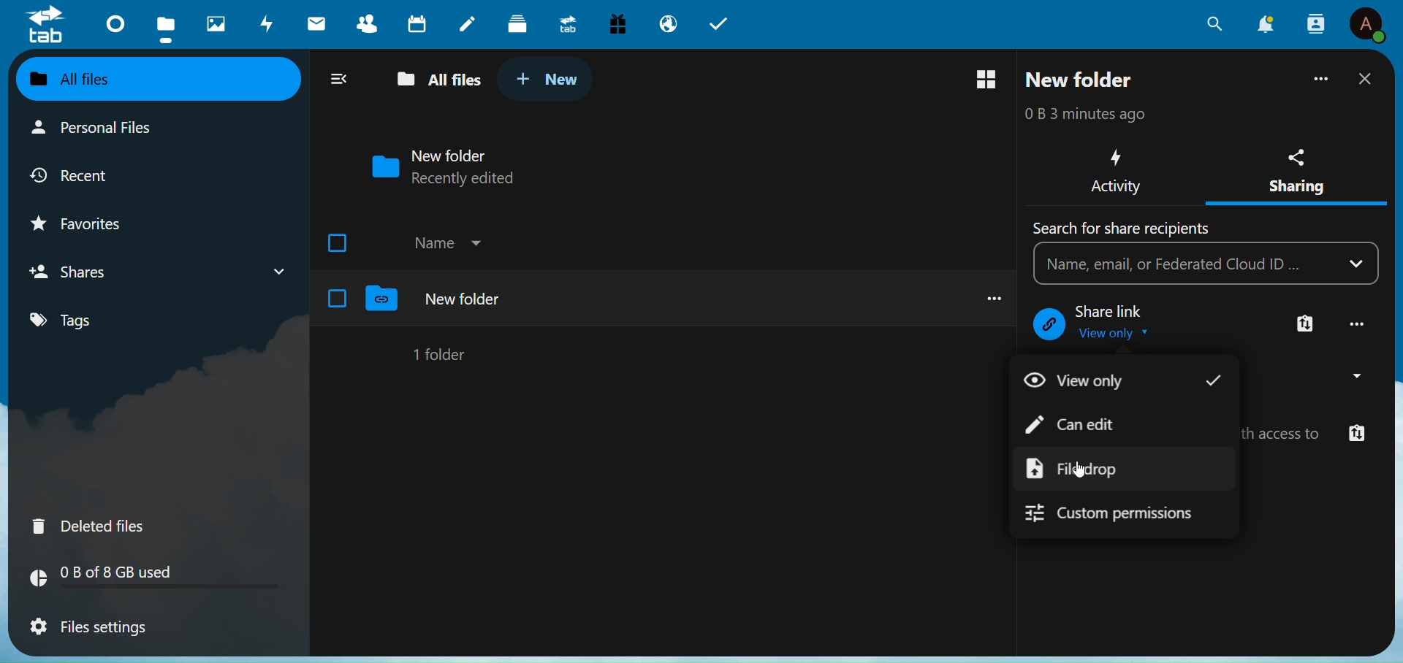 The width and height of the screenshot is (1403, 663). I want to click on custome, so click(1127, 517).